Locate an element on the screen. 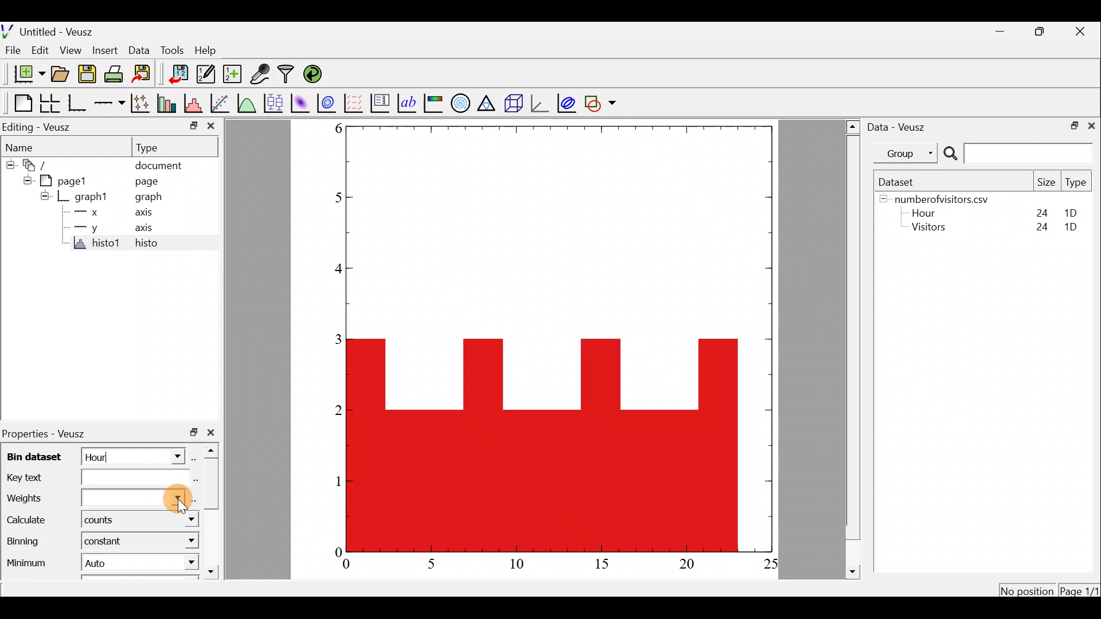 The image size is (1101, 619). Group is located at coordinates (906, 155).